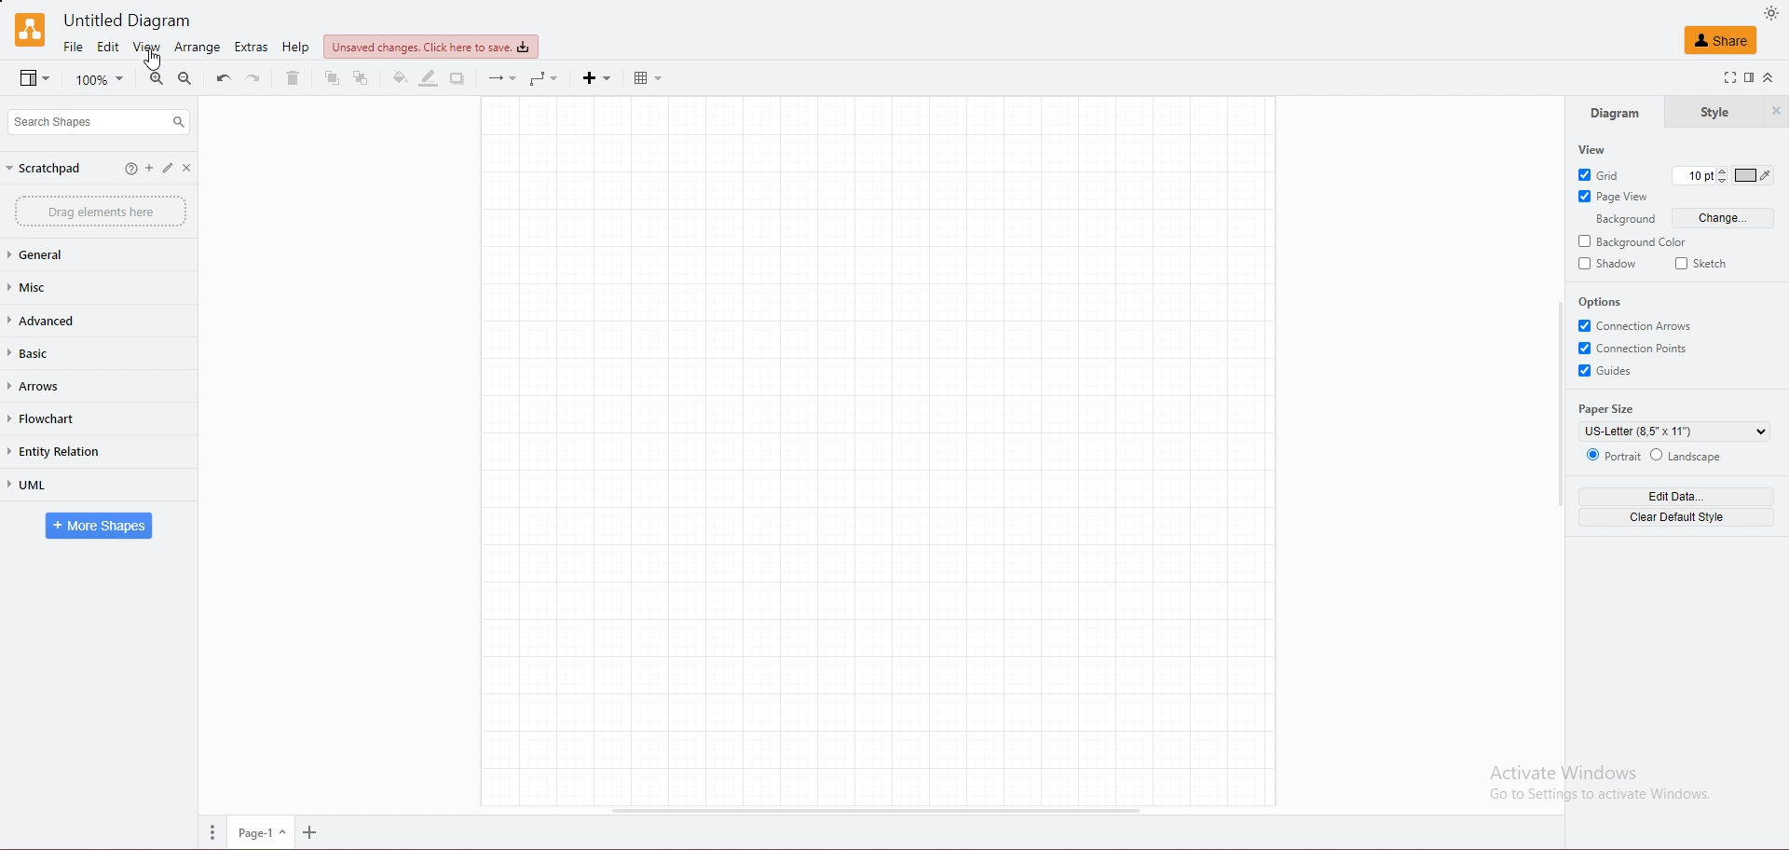  I want to click on current grid pt 10 pt, so click(1691, 174).